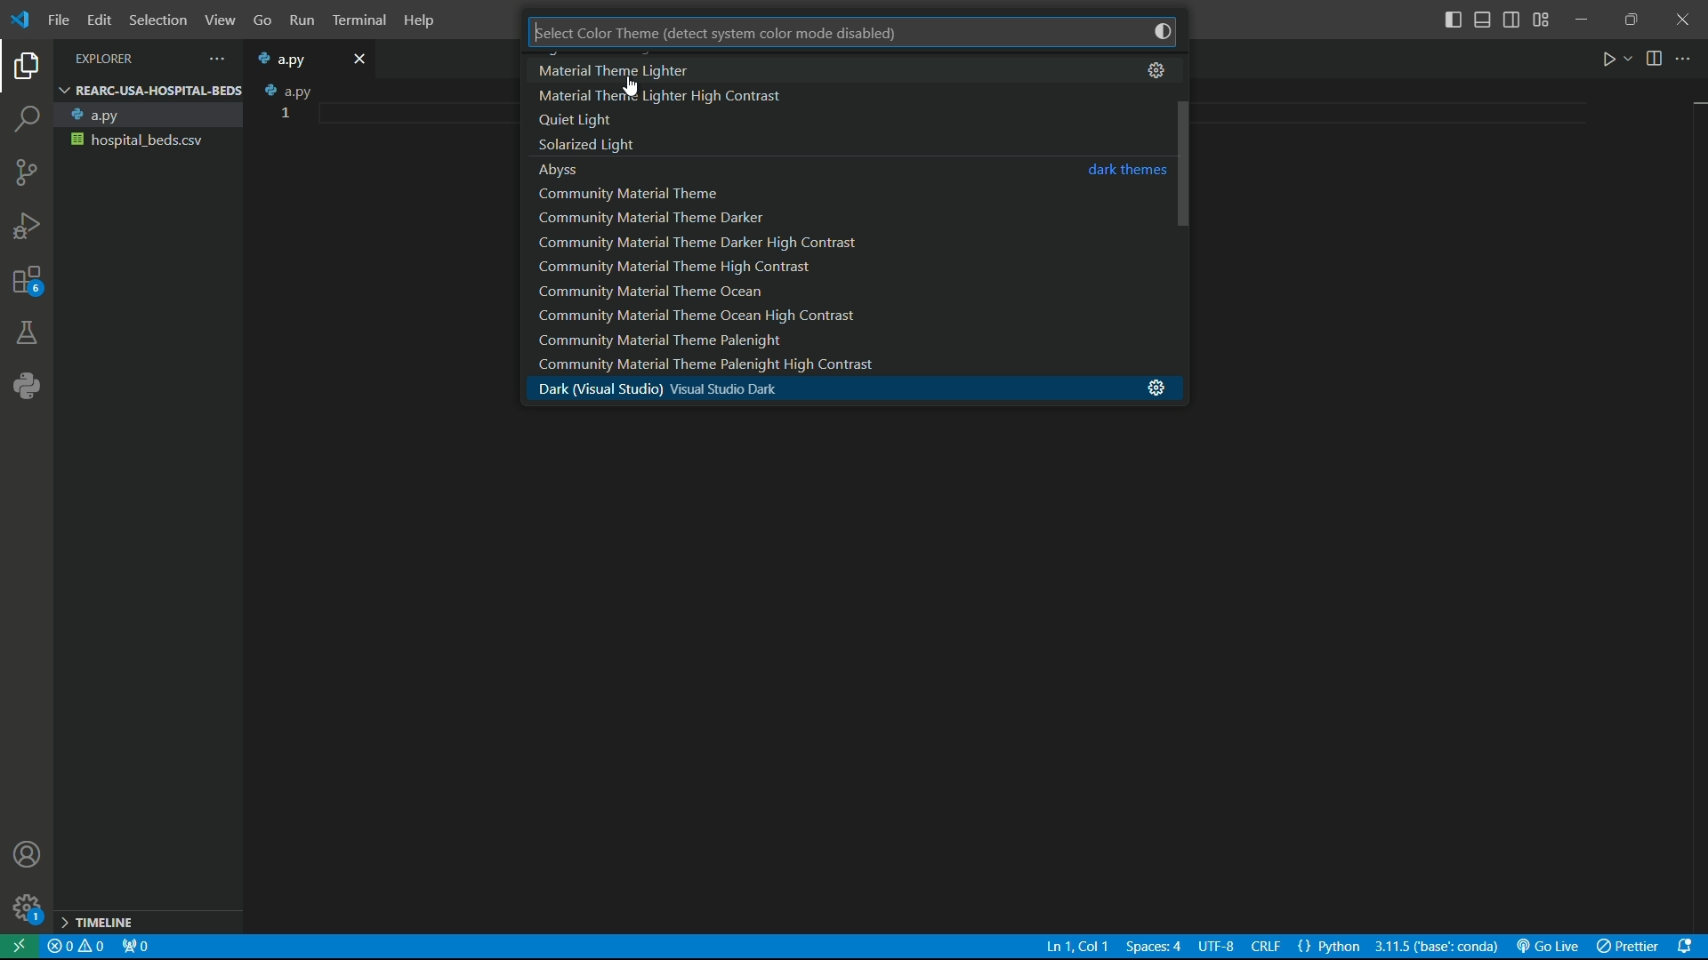  I want to click on 1, so click(287, 113).